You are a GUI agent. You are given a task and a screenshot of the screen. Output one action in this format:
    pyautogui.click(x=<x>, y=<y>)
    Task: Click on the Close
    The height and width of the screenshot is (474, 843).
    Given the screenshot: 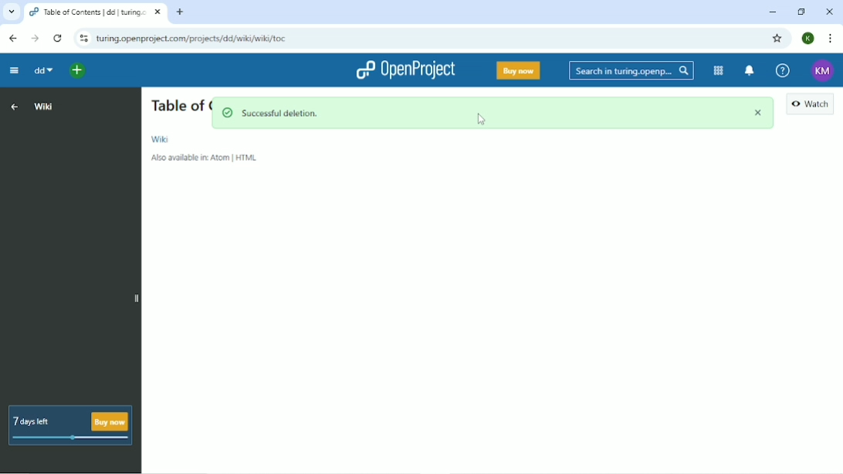 What is the action you would take?
    pyautogui.click(x=828, y=12)
    